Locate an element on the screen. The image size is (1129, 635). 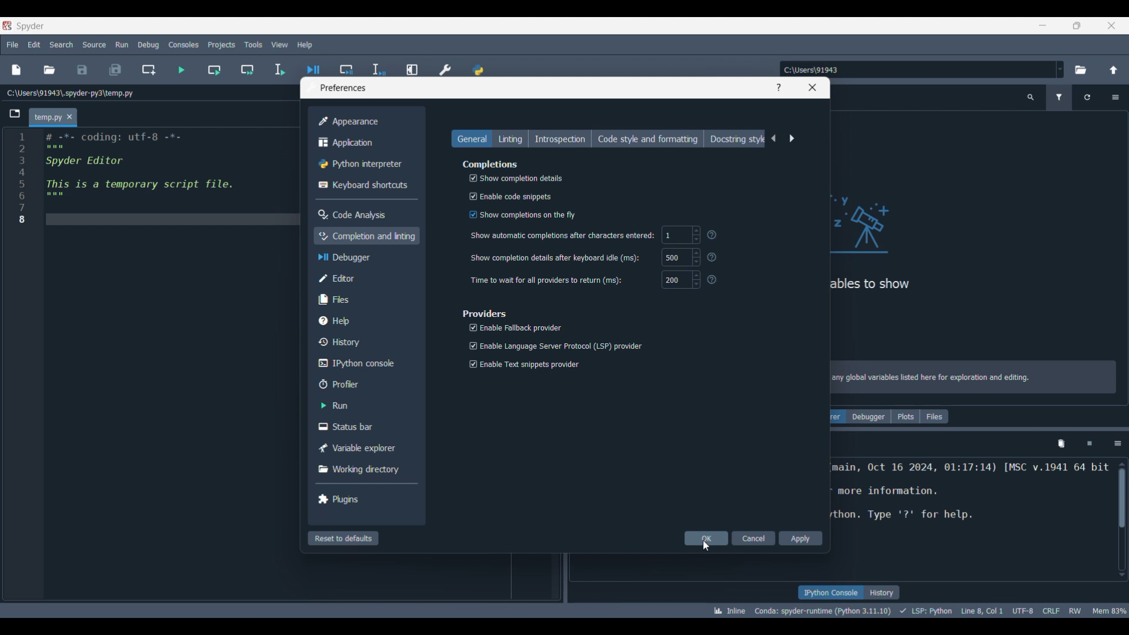
Save all files is located at coordinates (115, 70).